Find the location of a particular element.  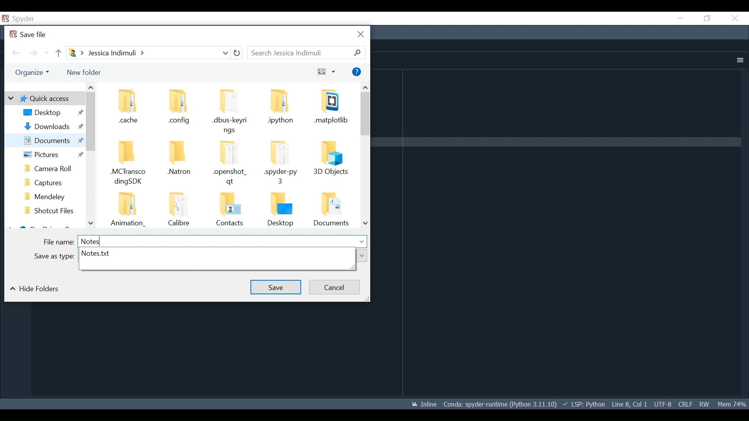

Folder is located at coordinates (230, 112).